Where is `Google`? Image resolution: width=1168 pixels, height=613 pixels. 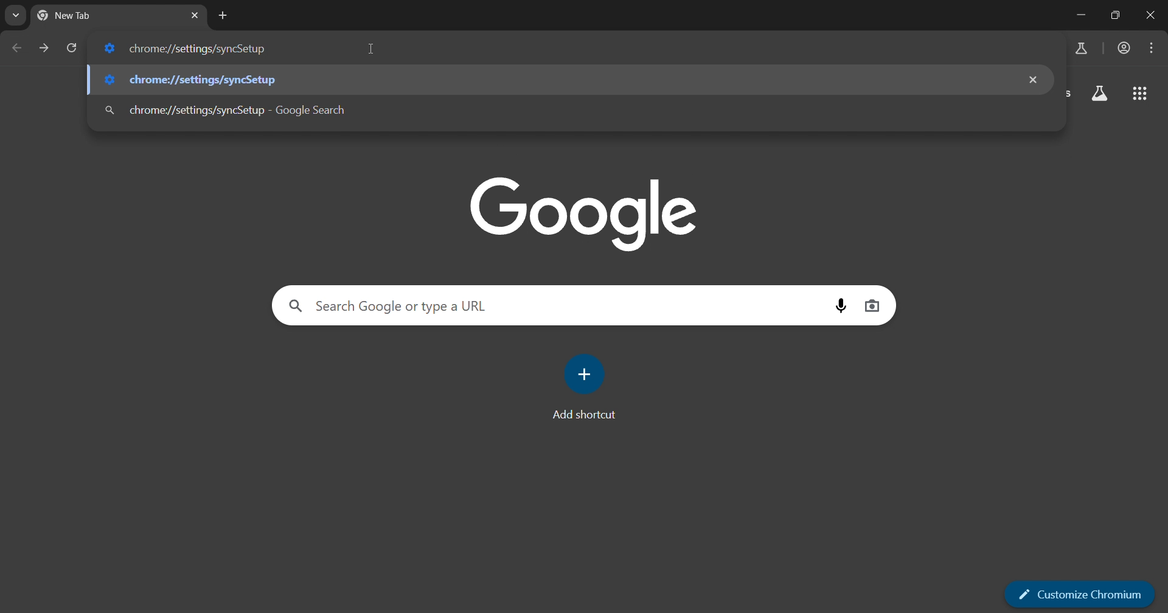
Google is located at coordinates (589, 212).